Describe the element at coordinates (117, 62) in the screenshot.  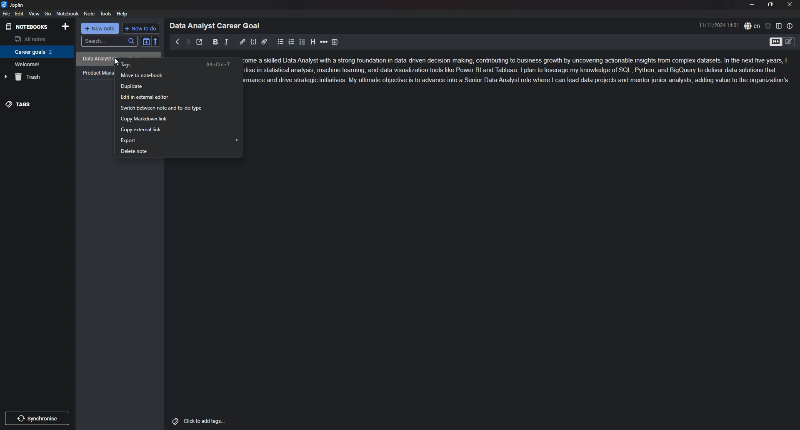
I see `Cursor` at that location.